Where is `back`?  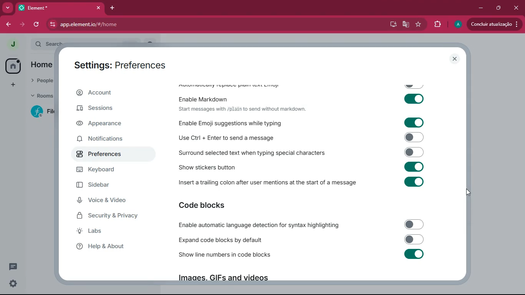 back is located at coordinates (8, 25).